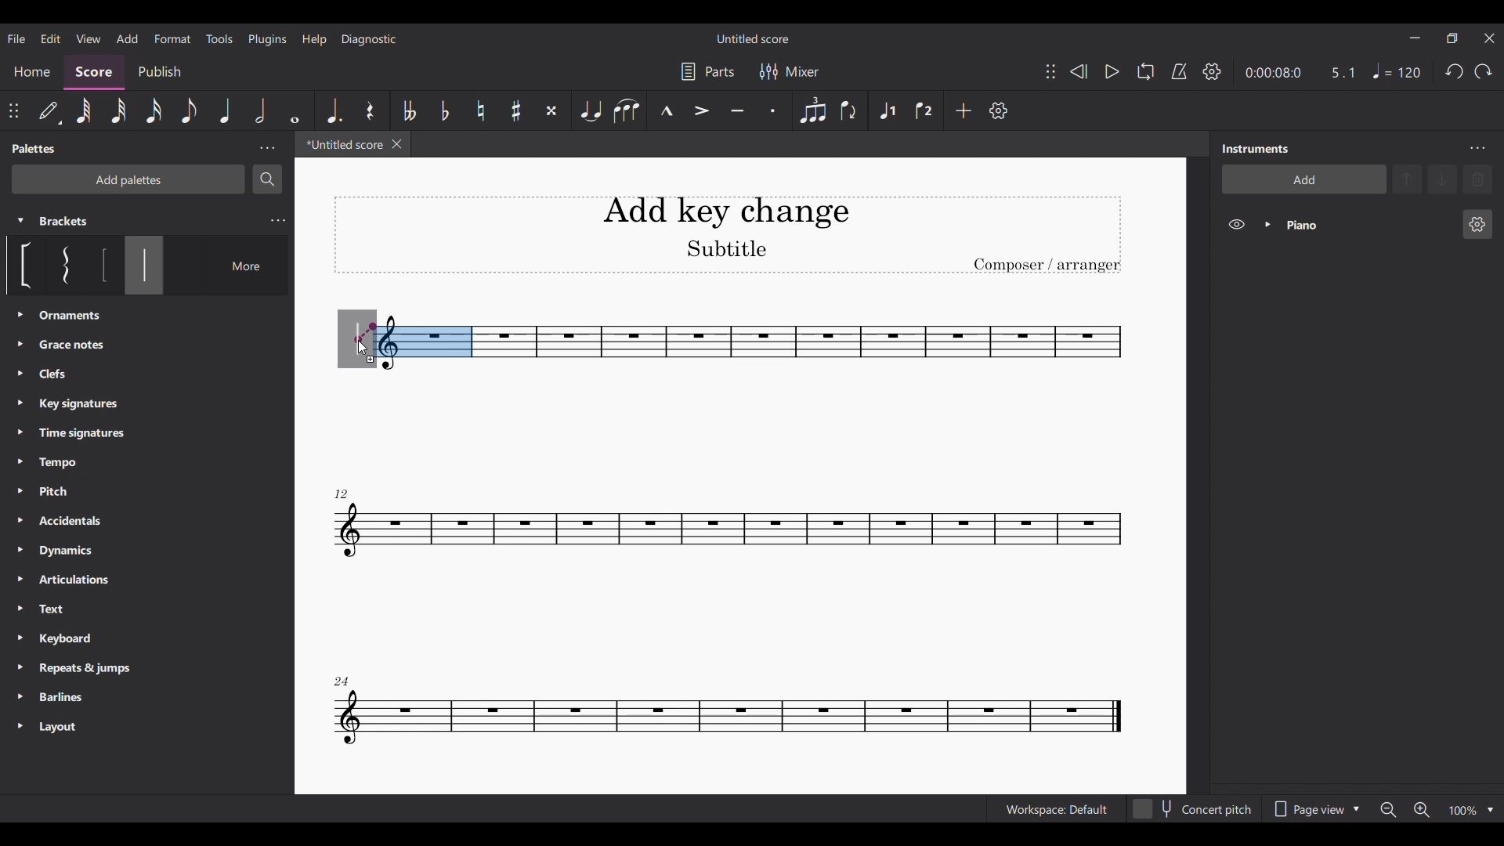 The image size is (1504, 846). Describe the element at coordinates (128, 179) in the screenshot. I see `Add palettes` at that location.